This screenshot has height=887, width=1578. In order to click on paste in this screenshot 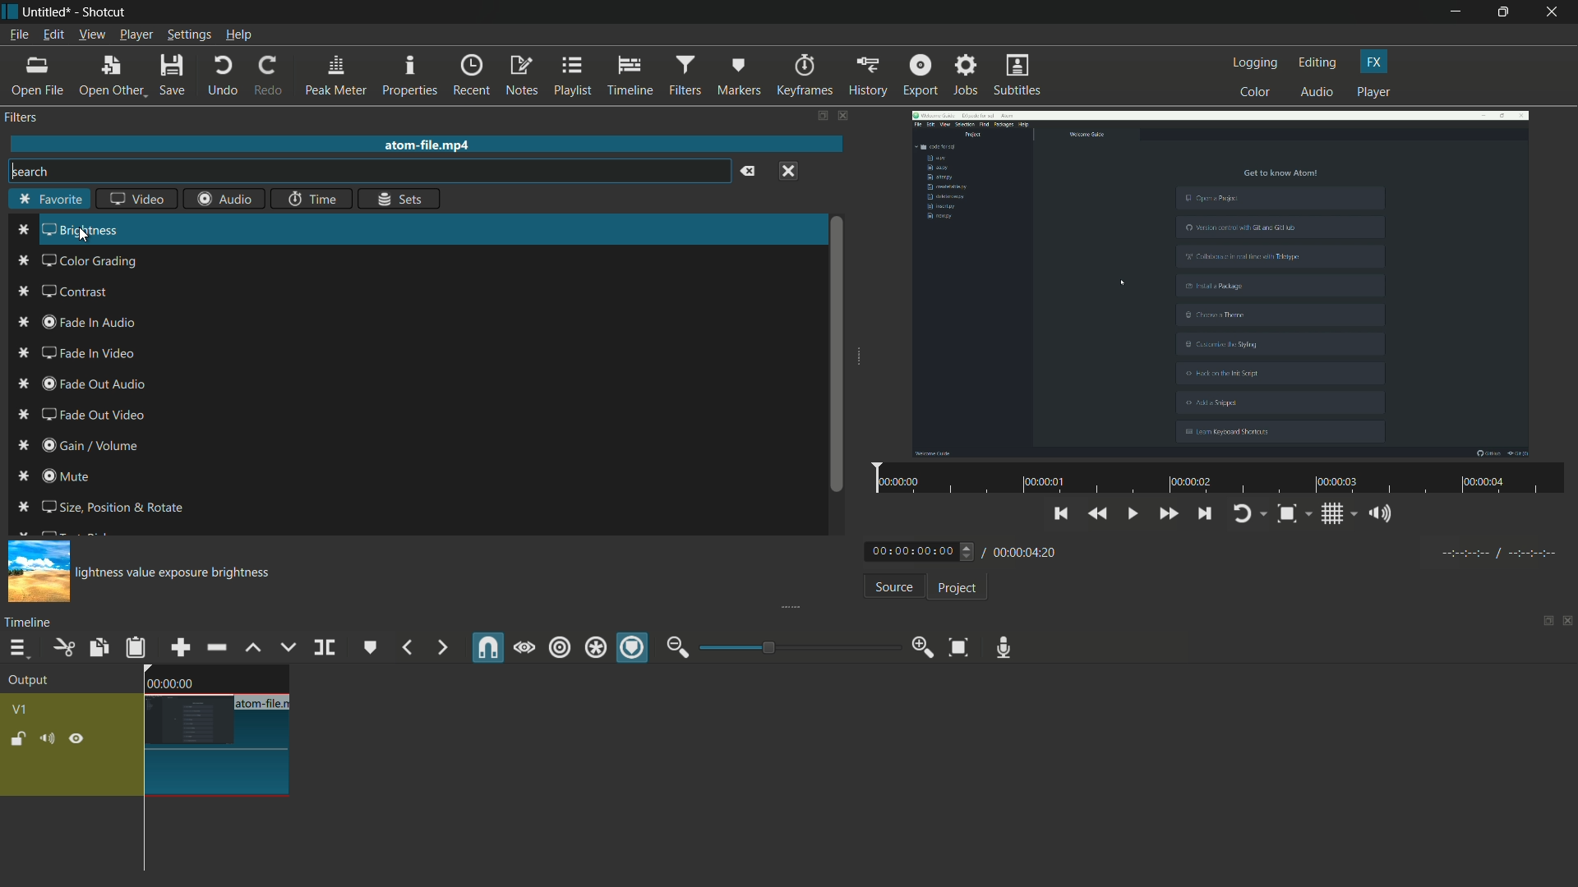, I will do `click(136, 647)`.